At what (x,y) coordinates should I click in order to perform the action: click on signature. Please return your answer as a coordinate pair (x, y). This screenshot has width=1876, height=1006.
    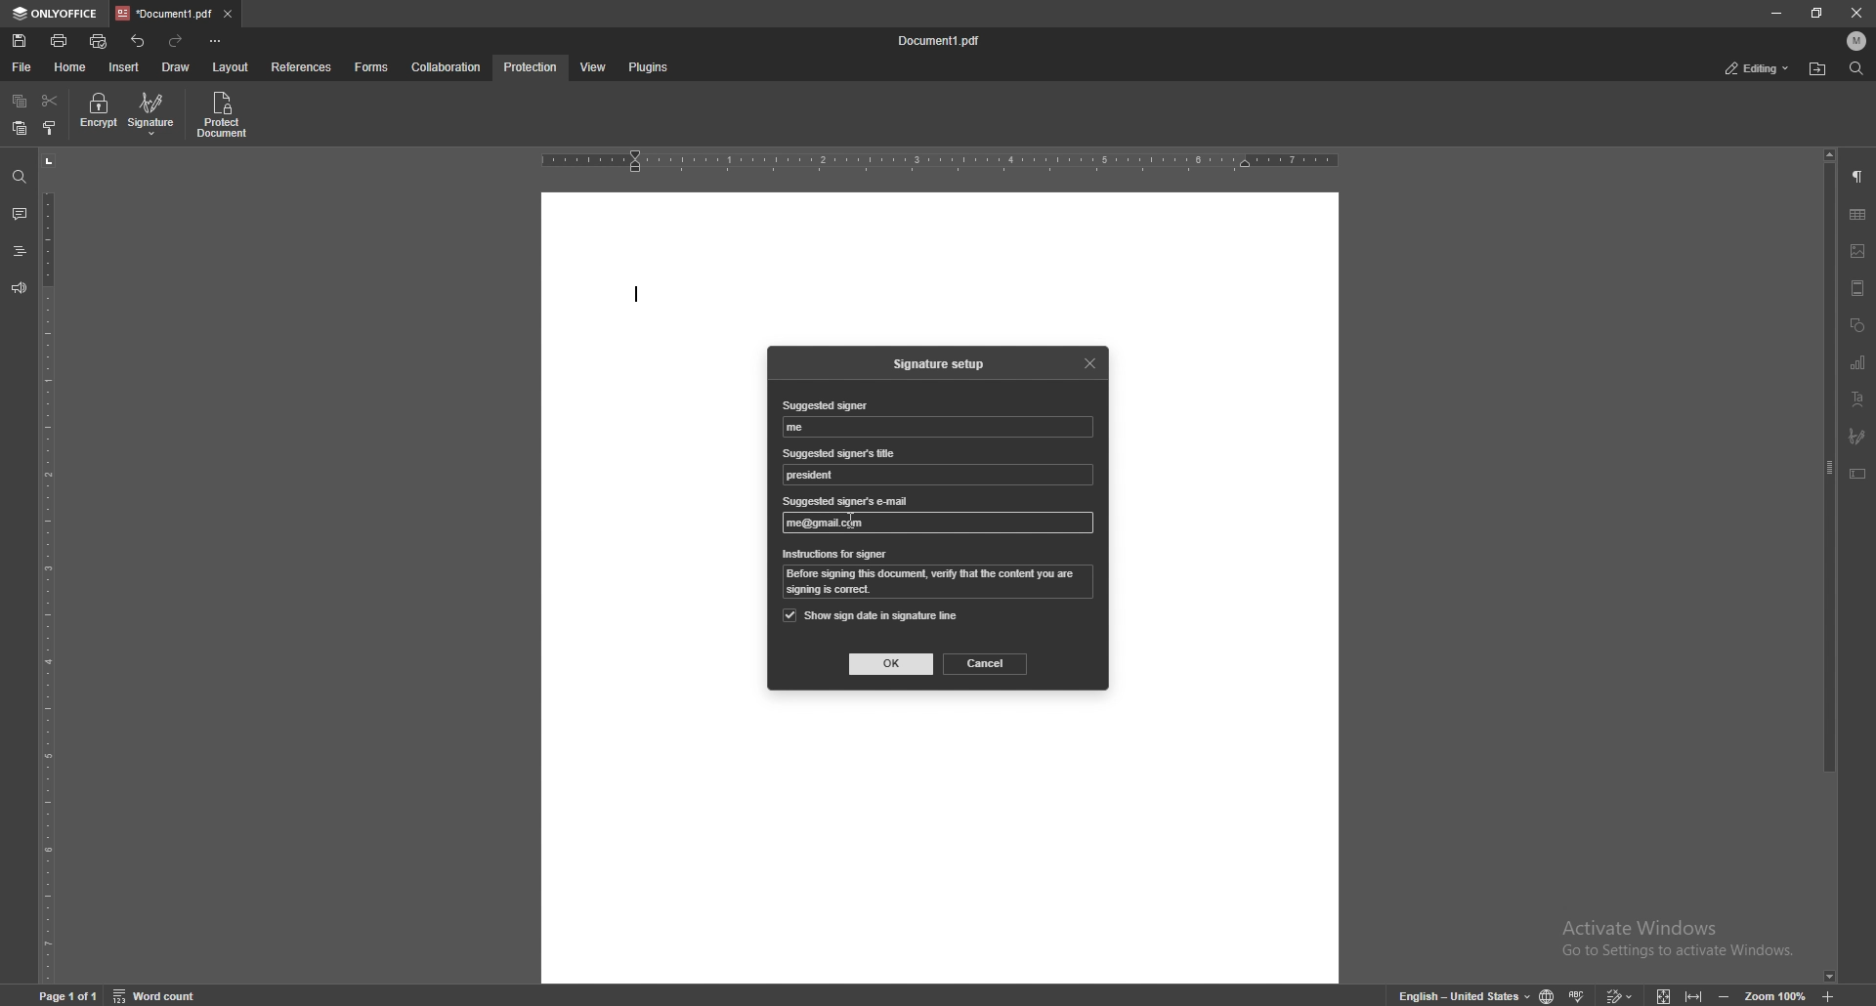
    Looking at the image, I should click on (1857, 437).